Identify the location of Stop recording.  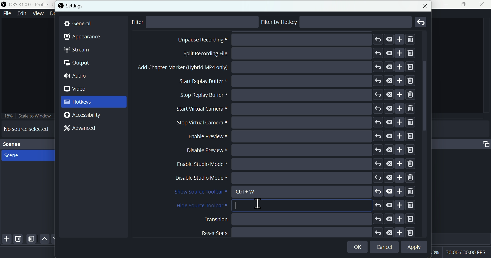
(277, 68).